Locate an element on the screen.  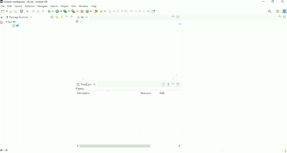
ab is located at coordinates (83, 17).